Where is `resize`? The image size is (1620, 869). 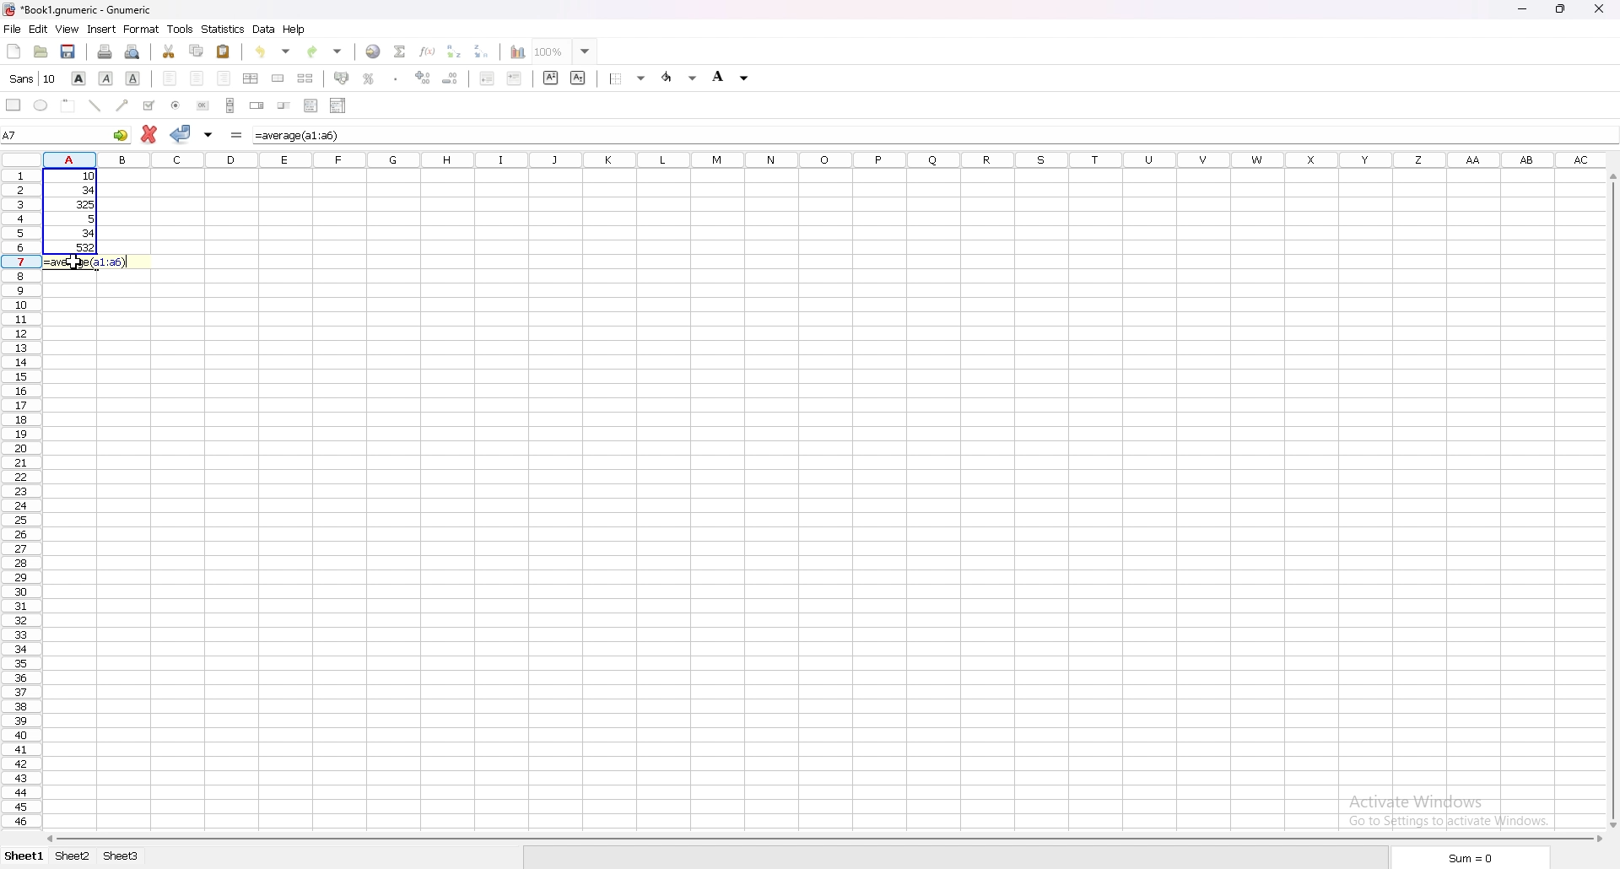
resize is located at coordinates (1559, 8).